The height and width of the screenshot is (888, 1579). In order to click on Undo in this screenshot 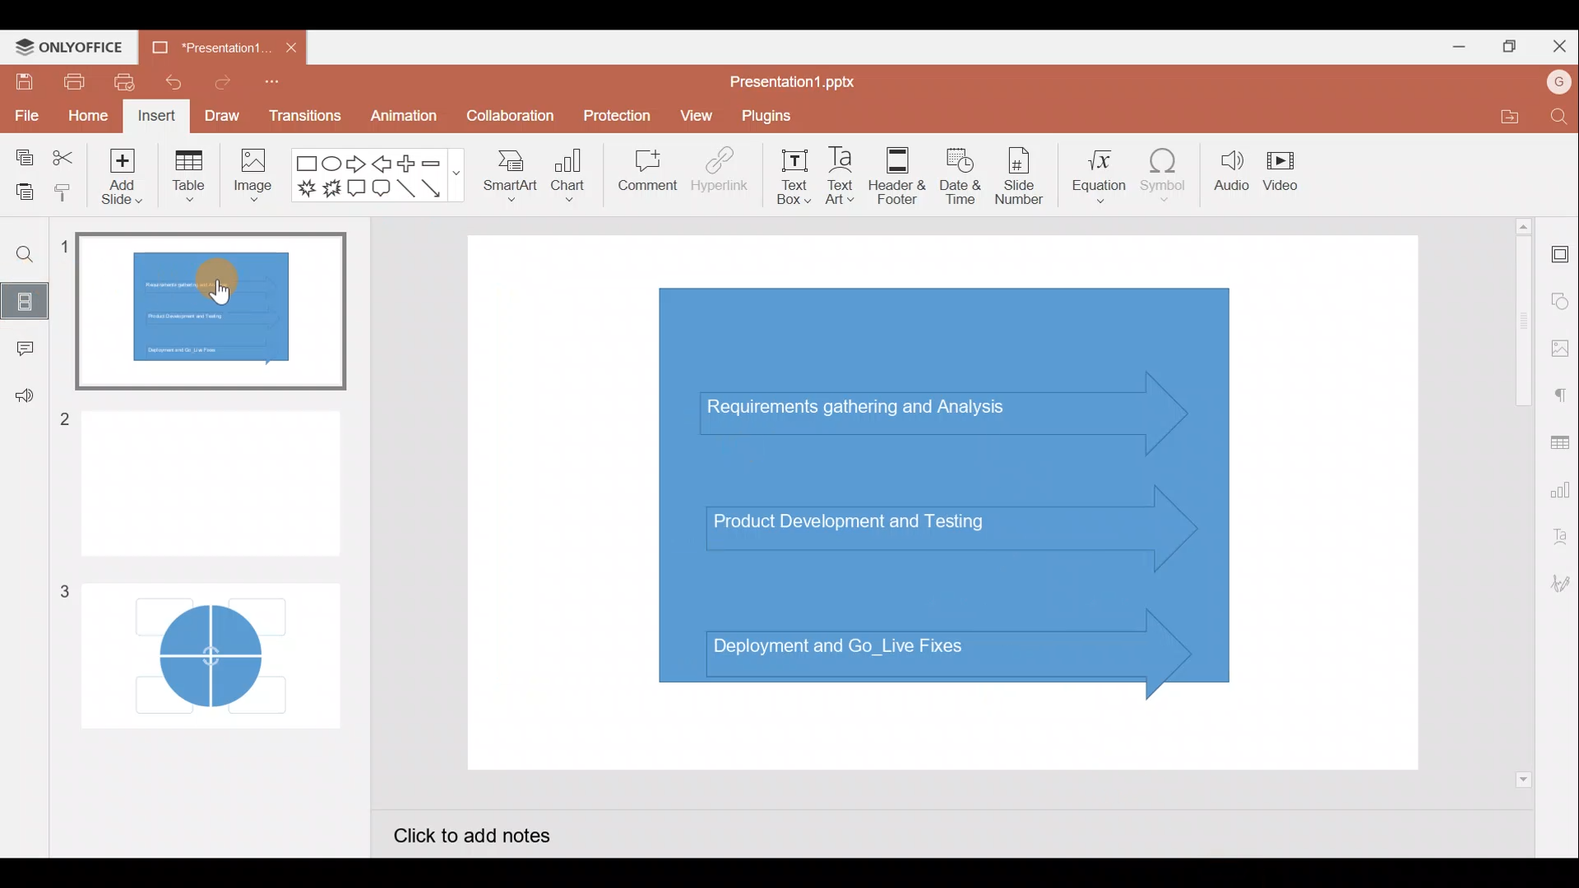, I will do `click(171, 83)`.